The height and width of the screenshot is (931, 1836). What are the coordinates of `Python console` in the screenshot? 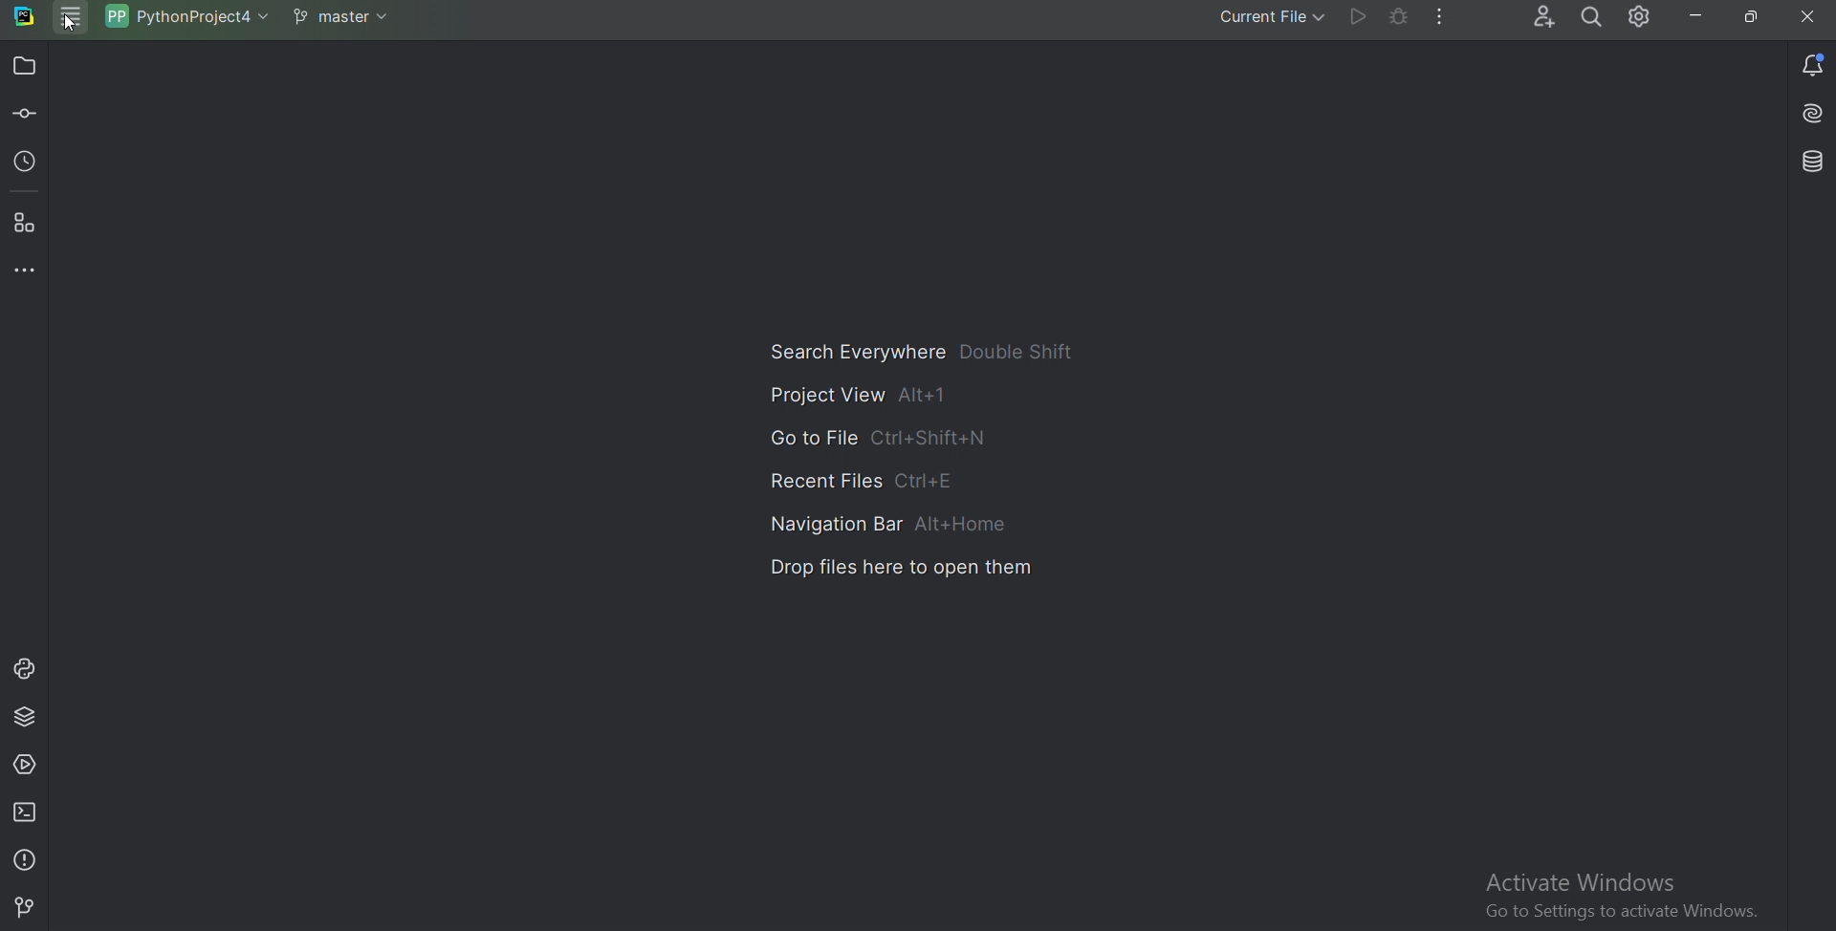 It's located at (24, 669).